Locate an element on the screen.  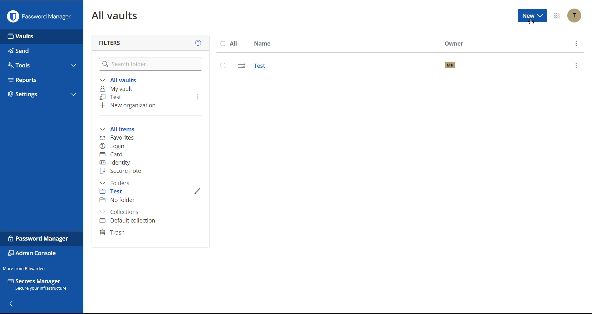
All vaults is located at coordinates (118, 80).